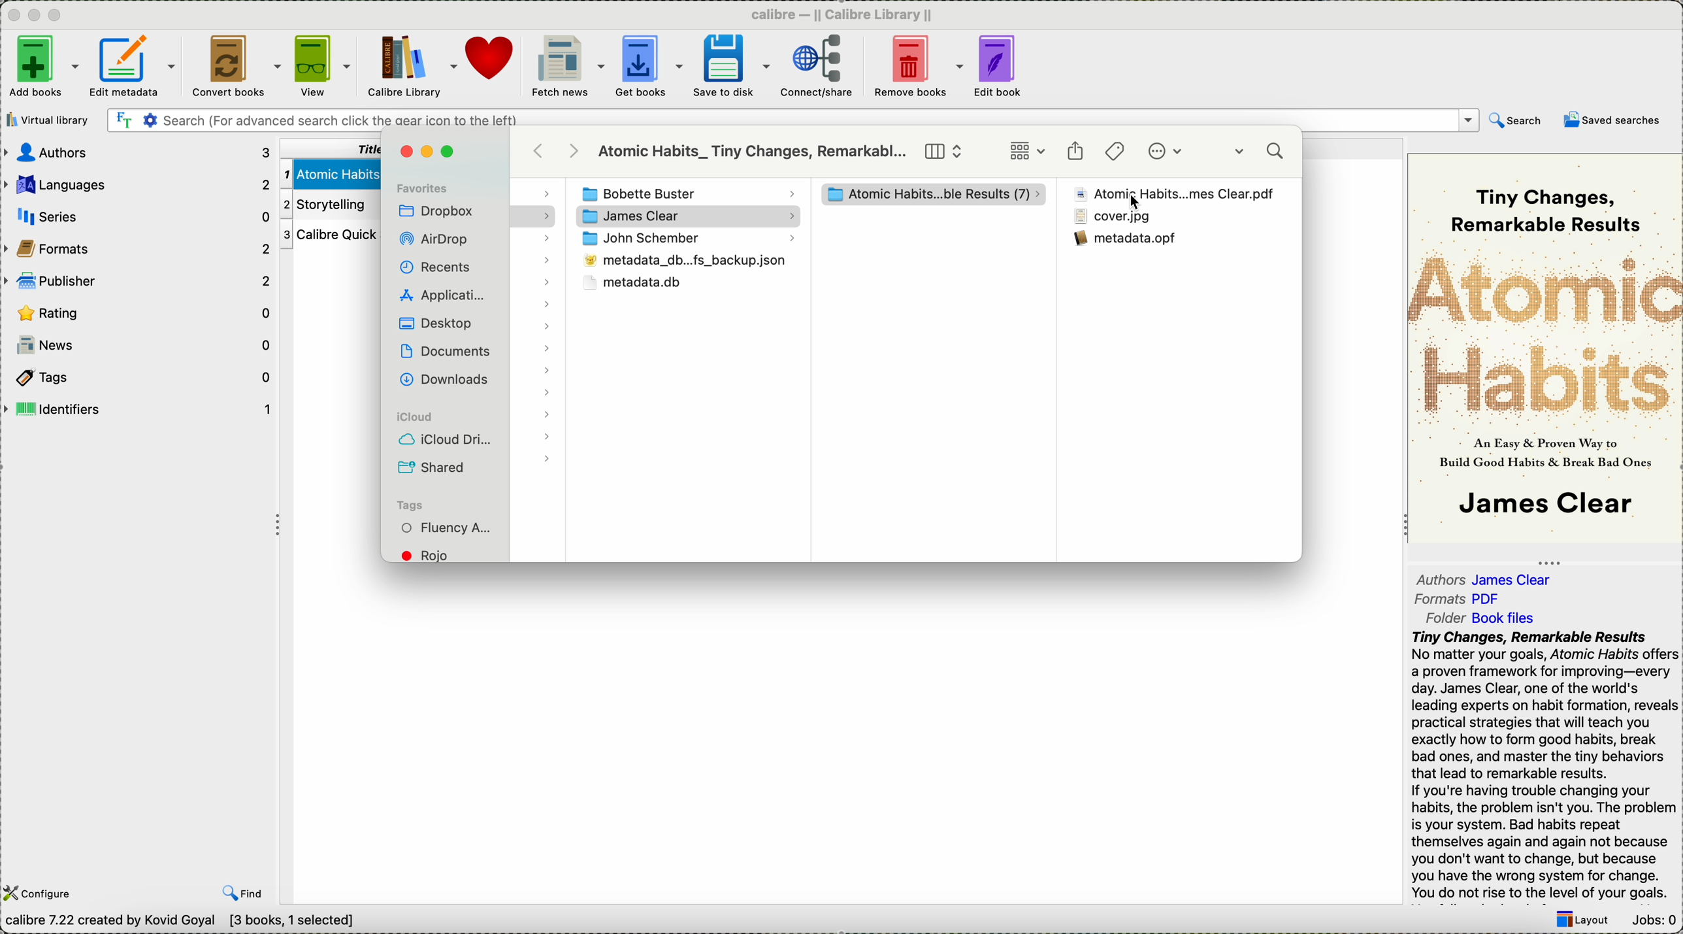  What do you see at coordinates (649, 67) in the screenshot?
I see `get books` at bounding box center [649, 67].